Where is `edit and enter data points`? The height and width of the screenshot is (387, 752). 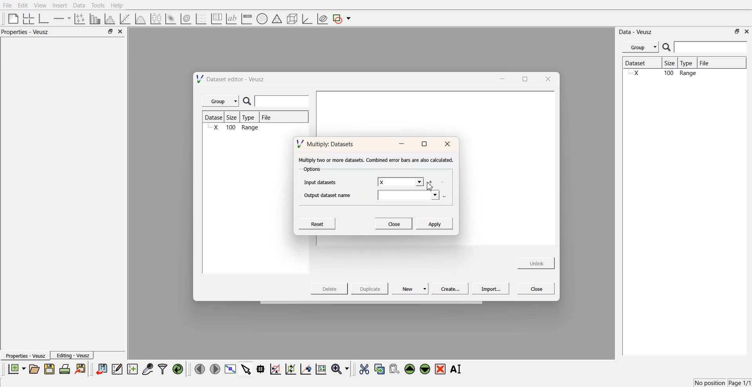 edit and enter data points is located at coordinates (117, 370).